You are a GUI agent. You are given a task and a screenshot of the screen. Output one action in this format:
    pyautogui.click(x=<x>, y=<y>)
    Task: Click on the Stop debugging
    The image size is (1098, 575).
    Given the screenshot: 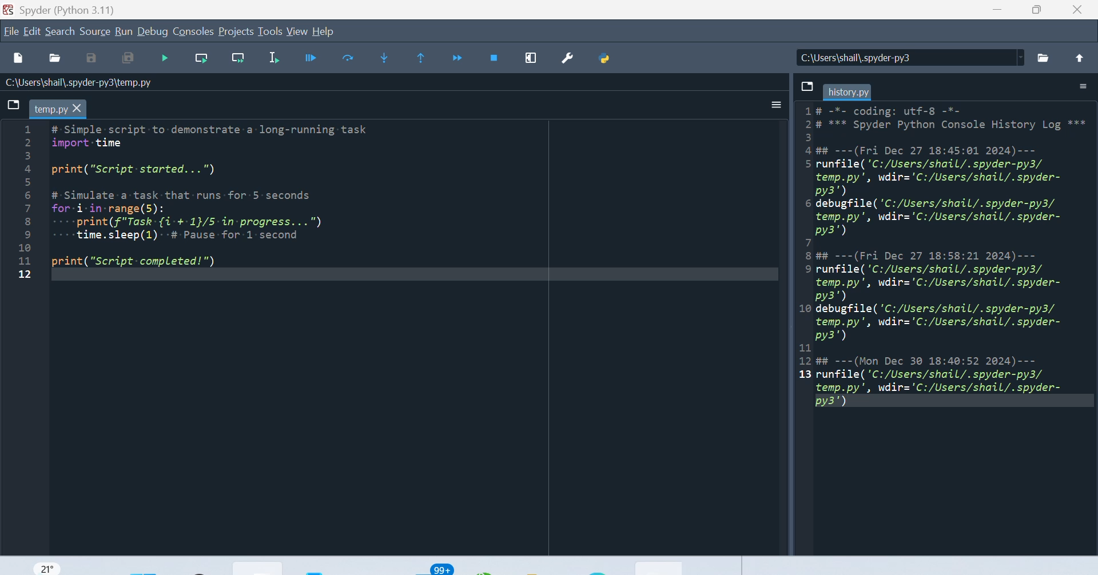 What is the action you would take?
    pyautogui.click(x=497, y=59)
    